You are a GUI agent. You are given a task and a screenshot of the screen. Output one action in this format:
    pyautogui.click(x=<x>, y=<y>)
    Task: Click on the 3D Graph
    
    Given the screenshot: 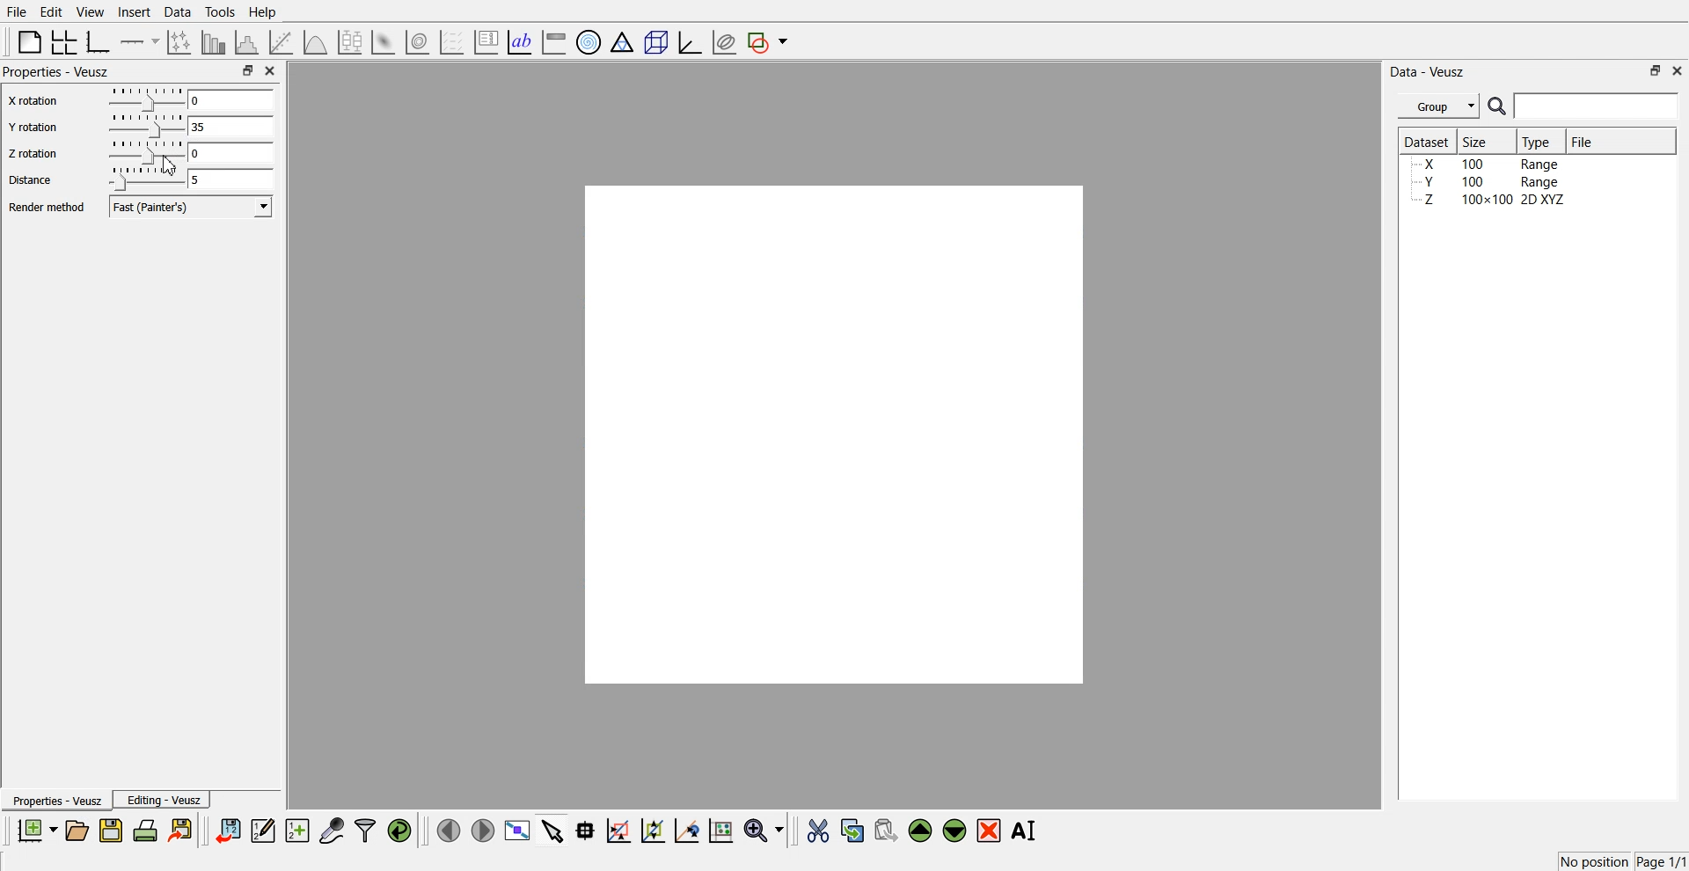 What is the action you would take?
    pyautogui.click(x=690, y=42)
    